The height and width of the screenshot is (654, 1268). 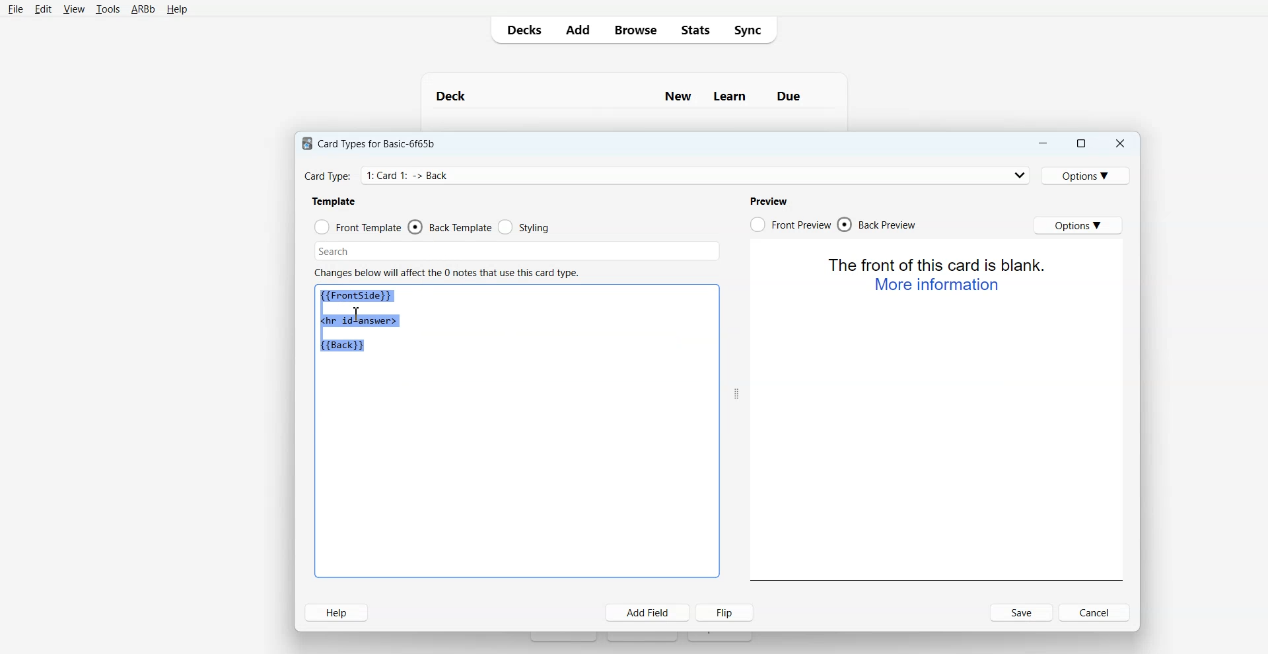 What do you see at coordinates (449, 227) in the screenshot?
I see `Back Template` at bounding box center [449, 227].